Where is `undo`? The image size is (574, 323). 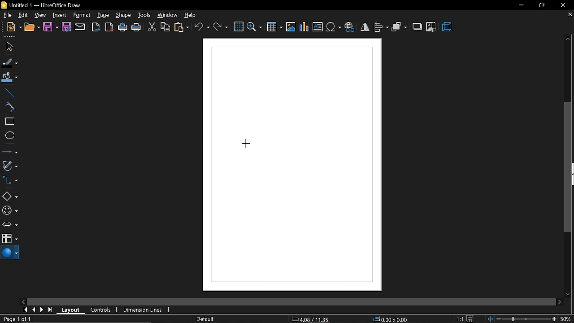
undo is located at coordinates (202, 26).